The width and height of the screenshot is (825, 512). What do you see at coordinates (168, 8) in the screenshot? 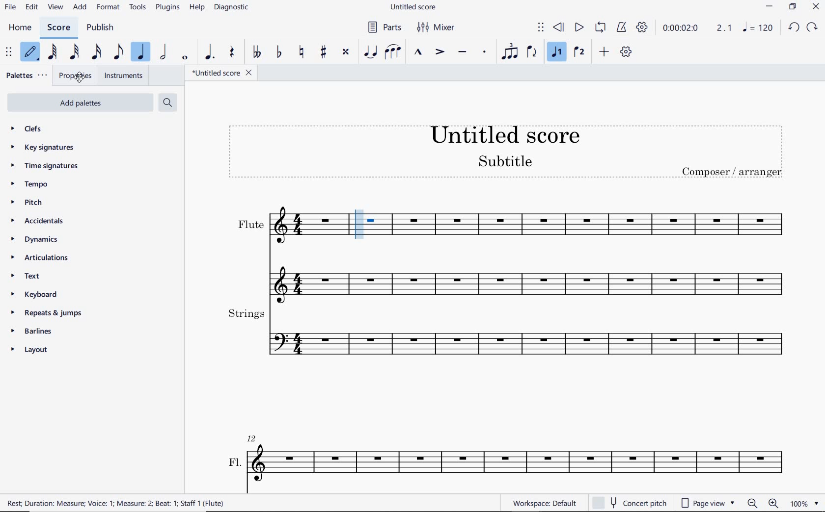
I see `PLUGINS` at bounding box center [168, 8].